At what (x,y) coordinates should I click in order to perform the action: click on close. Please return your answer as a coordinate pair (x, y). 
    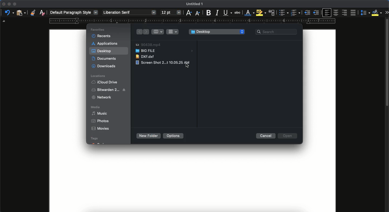
    Looking at the image, I should click on (3, 4).